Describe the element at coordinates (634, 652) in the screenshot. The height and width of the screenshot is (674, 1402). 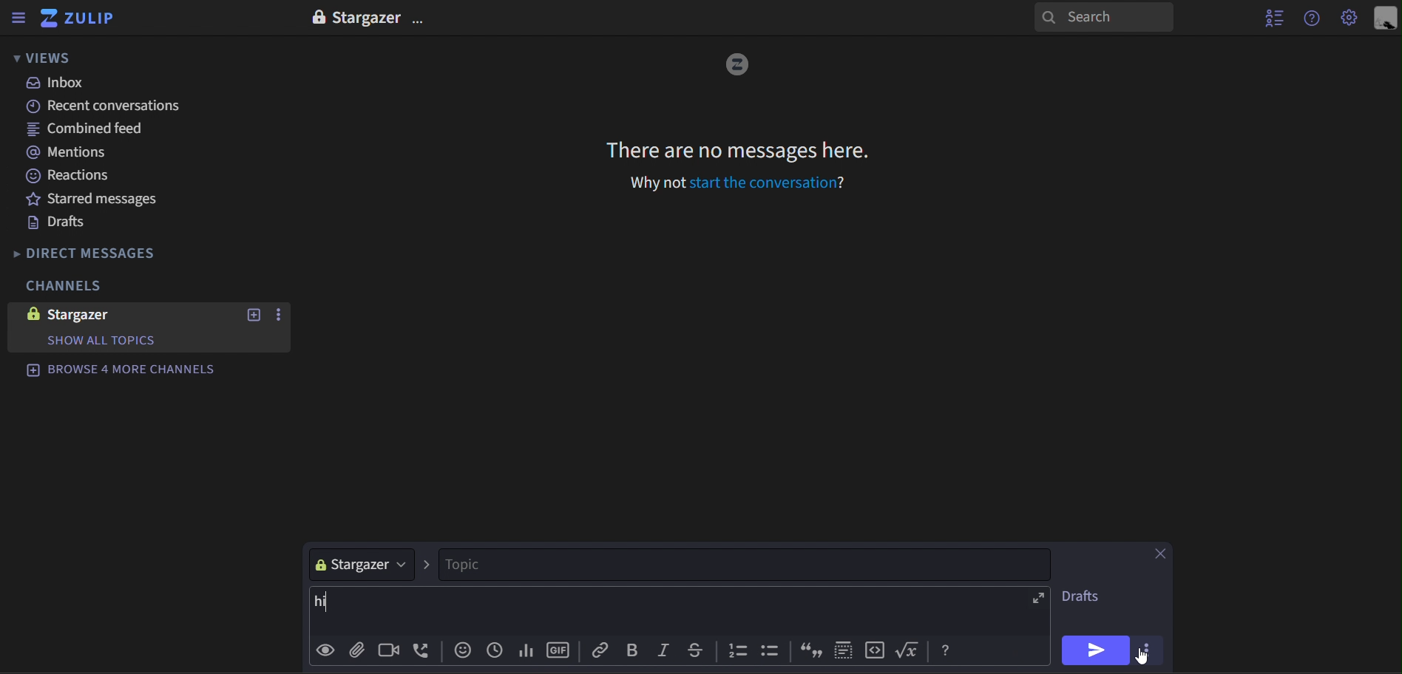
I see `bold` at that location.